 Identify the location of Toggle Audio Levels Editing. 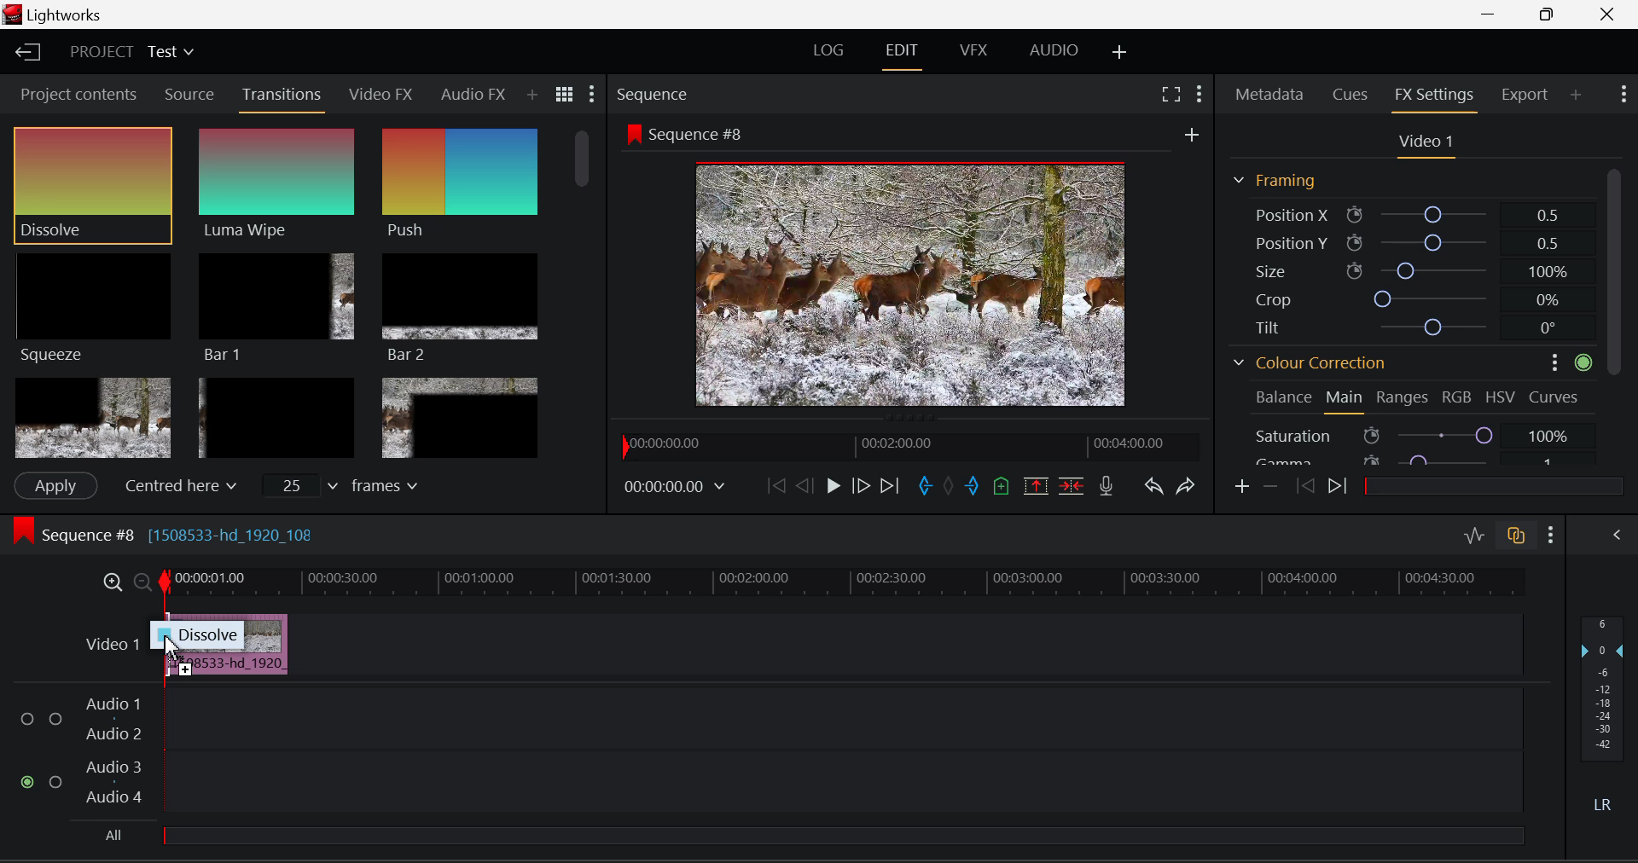
(1473, 539).